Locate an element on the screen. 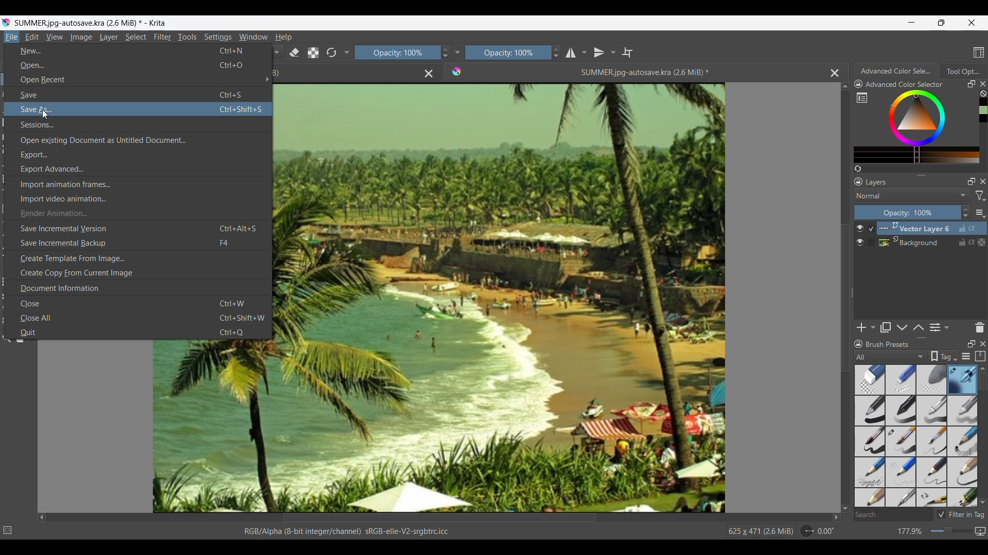  Show full color setting in separate window is located at coordinates (862, 98).